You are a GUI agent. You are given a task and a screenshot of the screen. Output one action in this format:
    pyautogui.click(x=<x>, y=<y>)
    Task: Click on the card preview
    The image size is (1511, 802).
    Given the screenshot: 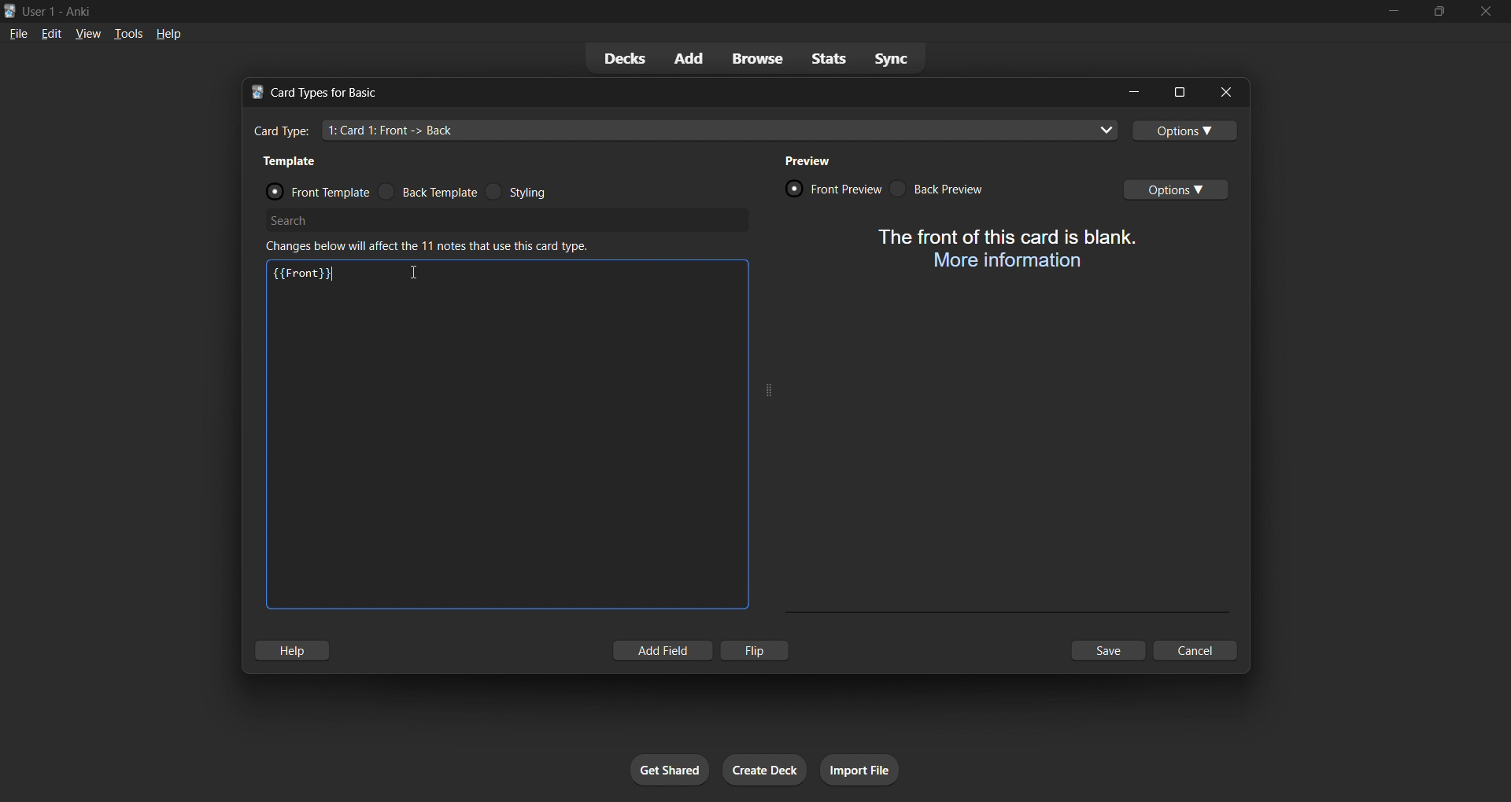 What is the action you would take?
    pyautogui.click(x=1003, y=250)
    